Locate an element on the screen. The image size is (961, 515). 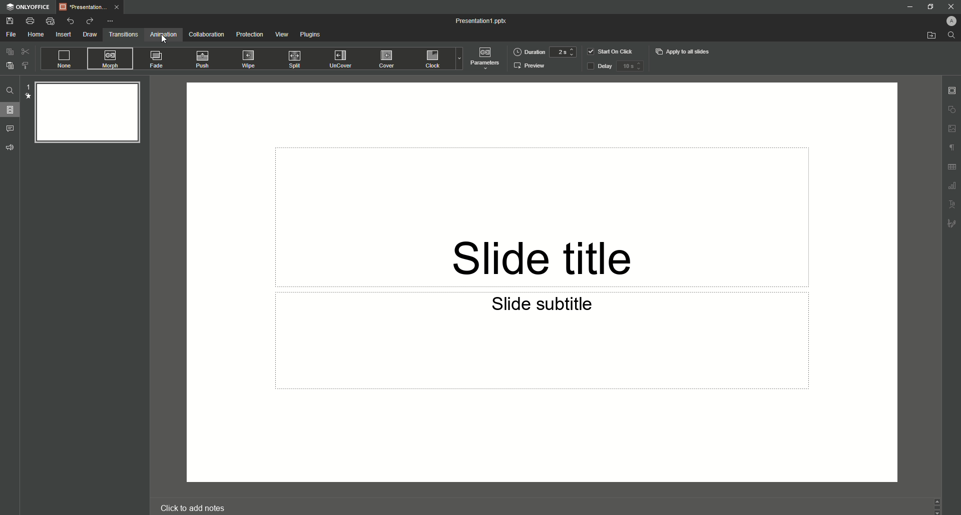
Collaboration is located at coordinates (207, 34).